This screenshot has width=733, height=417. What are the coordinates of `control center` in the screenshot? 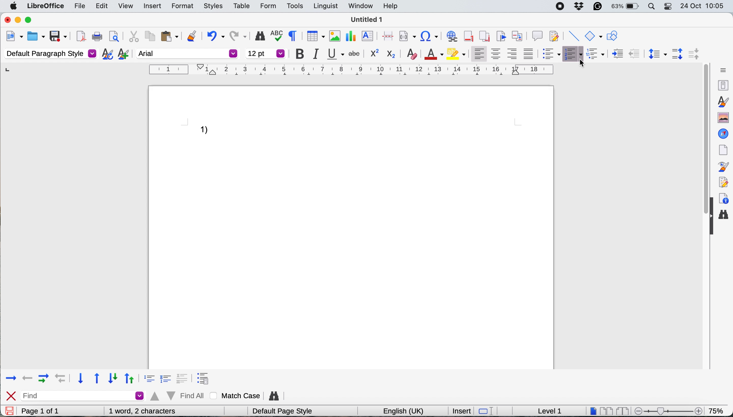 It's located at (667, 6).